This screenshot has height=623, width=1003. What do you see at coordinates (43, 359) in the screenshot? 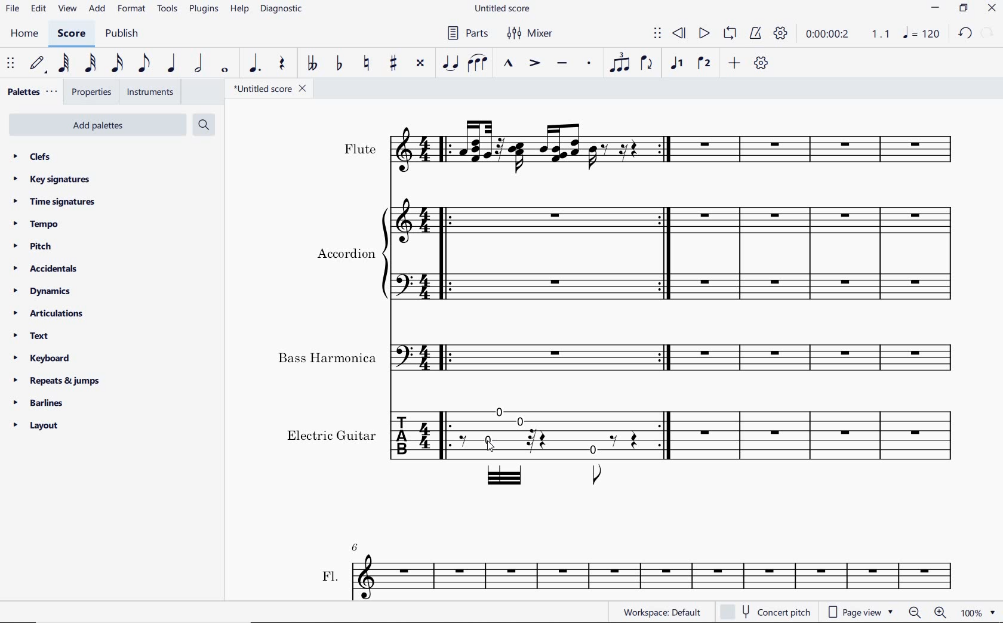
I see `keyboard` at bounding box center [43, 359].